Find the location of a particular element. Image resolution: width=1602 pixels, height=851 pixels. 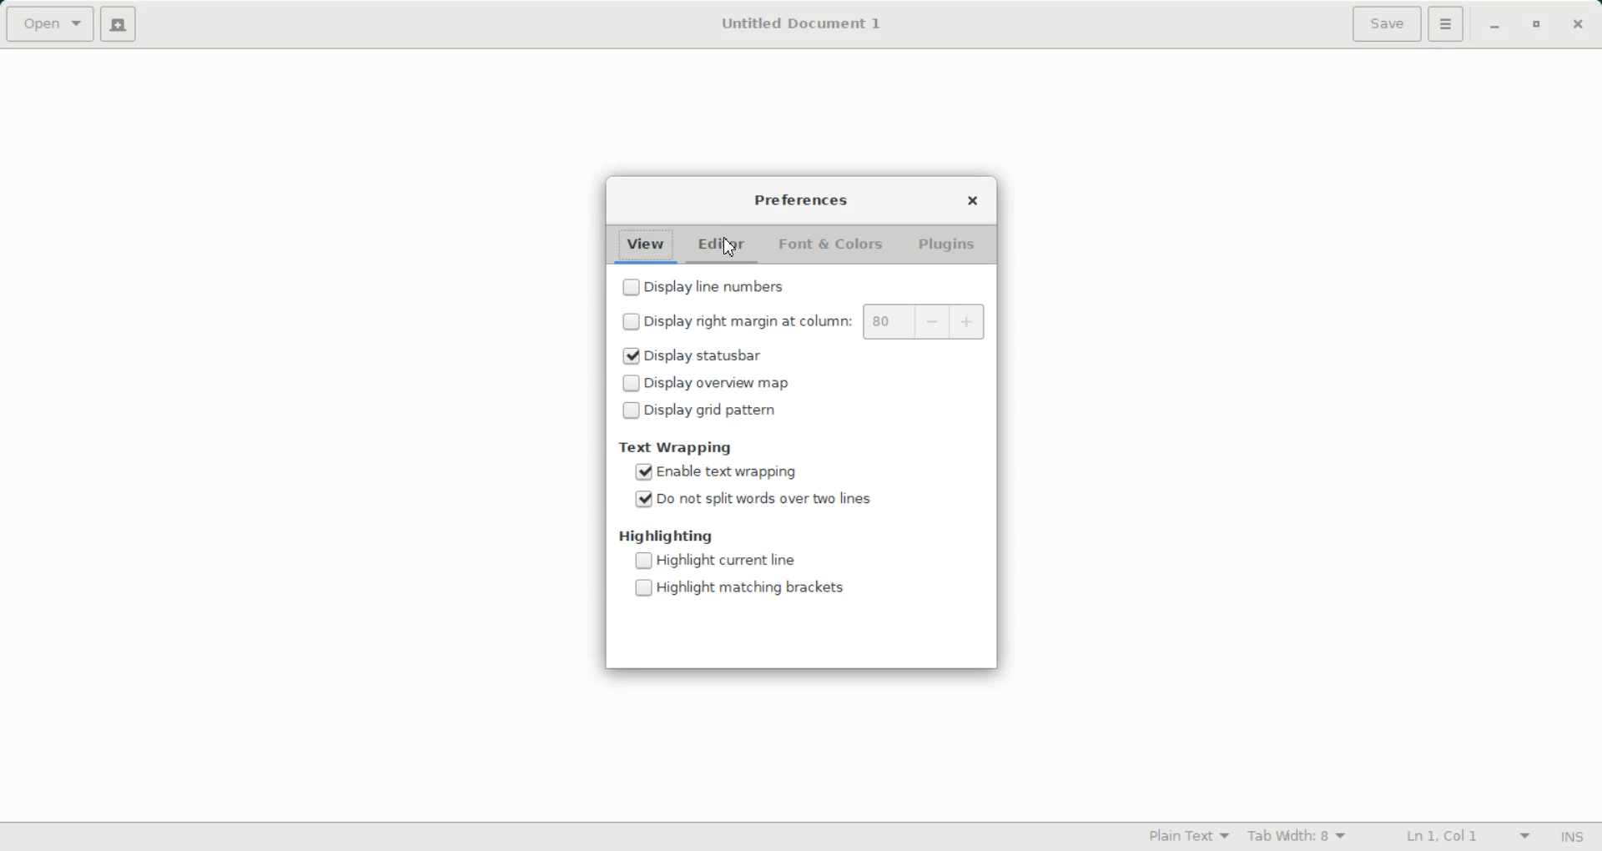

Untitled Document 1 is located at coordinates (803, 25).